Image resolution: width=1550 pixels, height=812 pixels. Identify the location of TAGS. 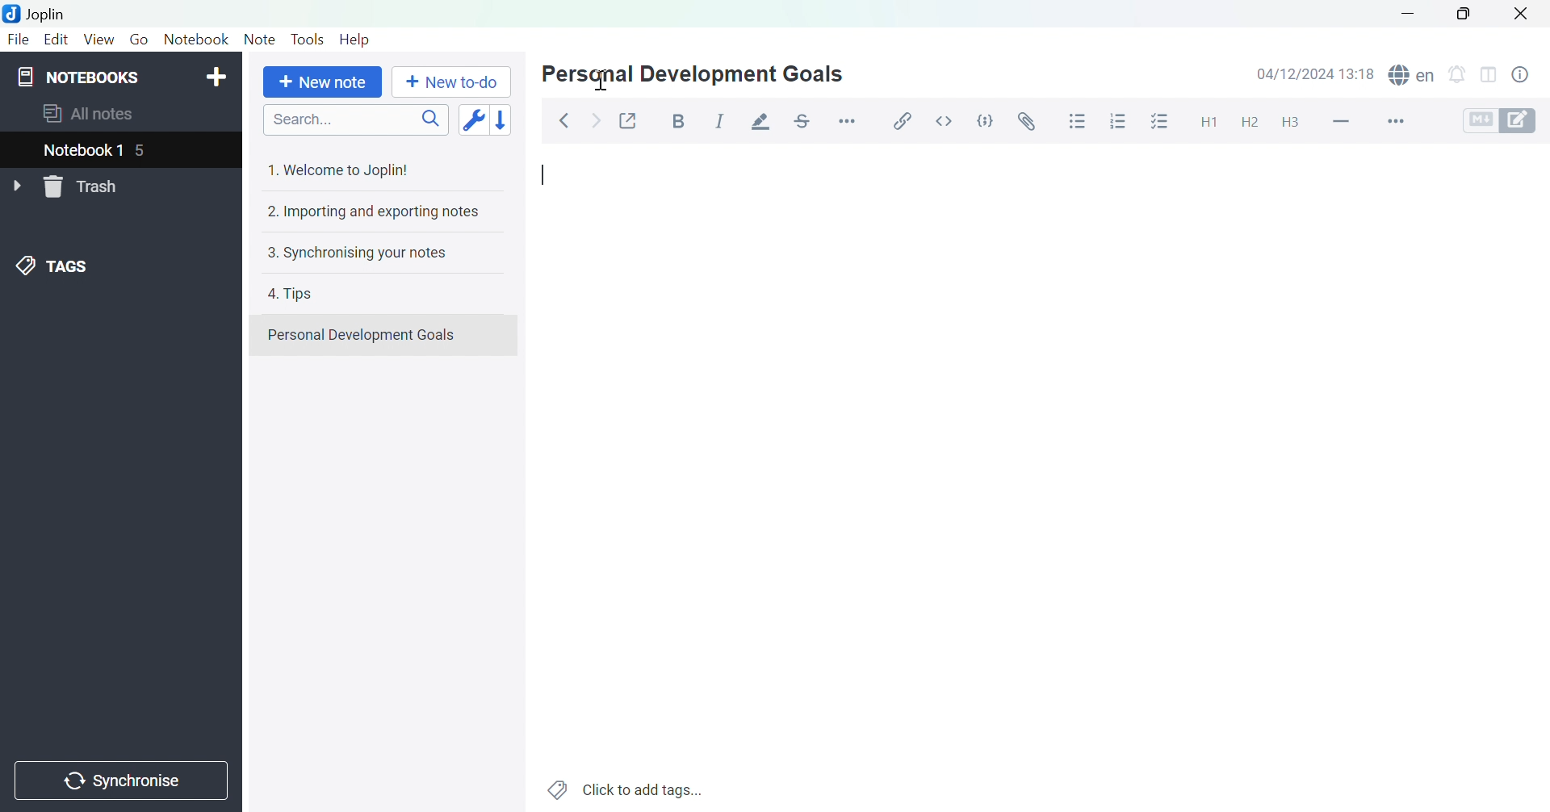
(56, 265).